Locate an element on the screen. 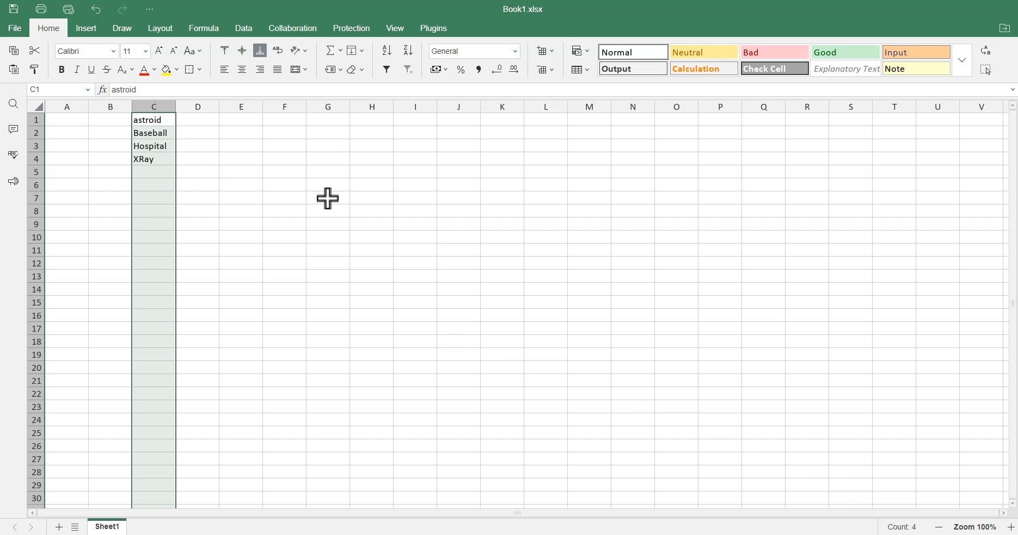 This screenshot has height=535, width=1018. Protection is located at coordinates (351, 28).